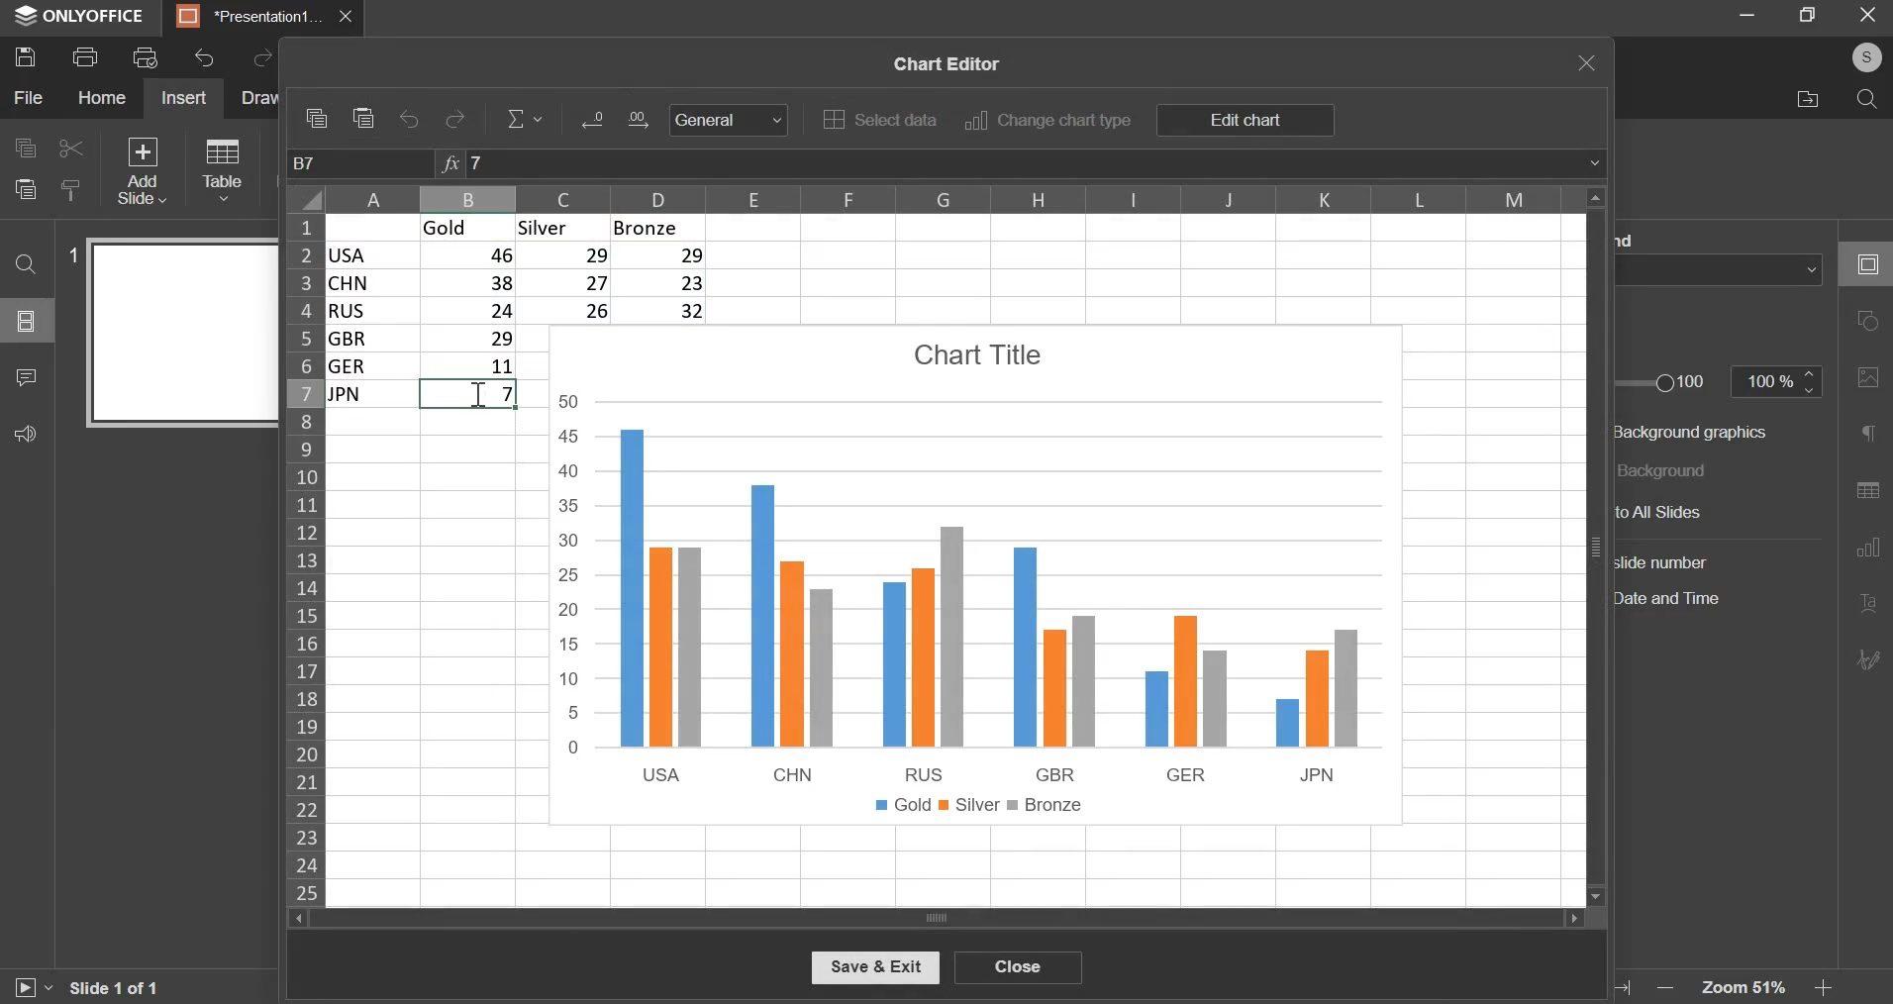 This screenshot has width=1893, height=1004. I want to click on save, so click(25, 57).